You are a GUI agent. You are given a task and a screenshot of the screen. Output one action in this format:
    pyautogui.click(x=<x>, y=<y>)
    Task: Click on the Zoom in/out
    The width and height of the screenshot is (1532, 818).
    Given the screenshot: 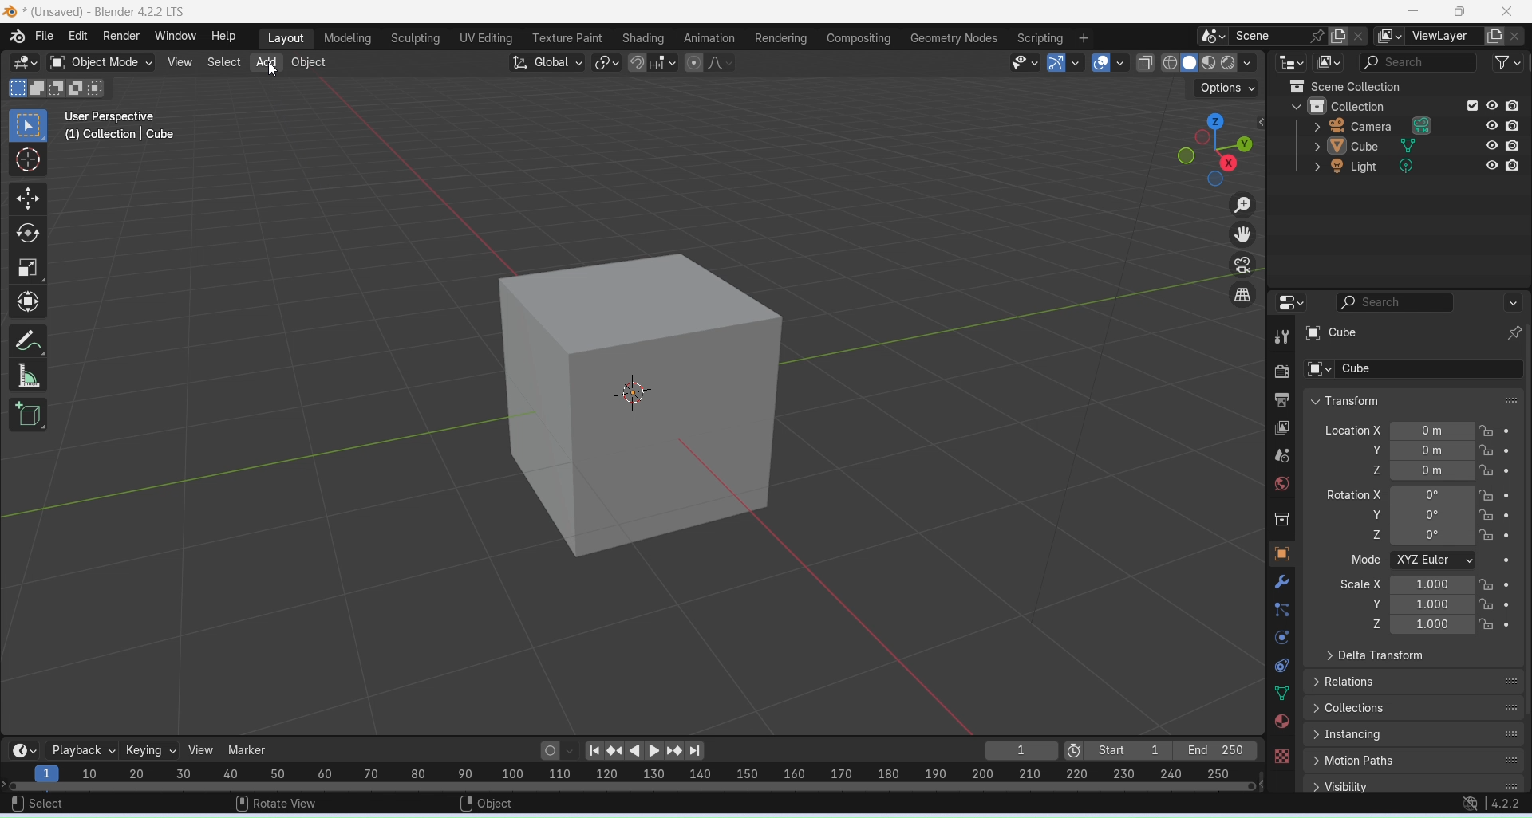 What is the action you would take?
    pyautogui.click(x=1243, y=203)
    